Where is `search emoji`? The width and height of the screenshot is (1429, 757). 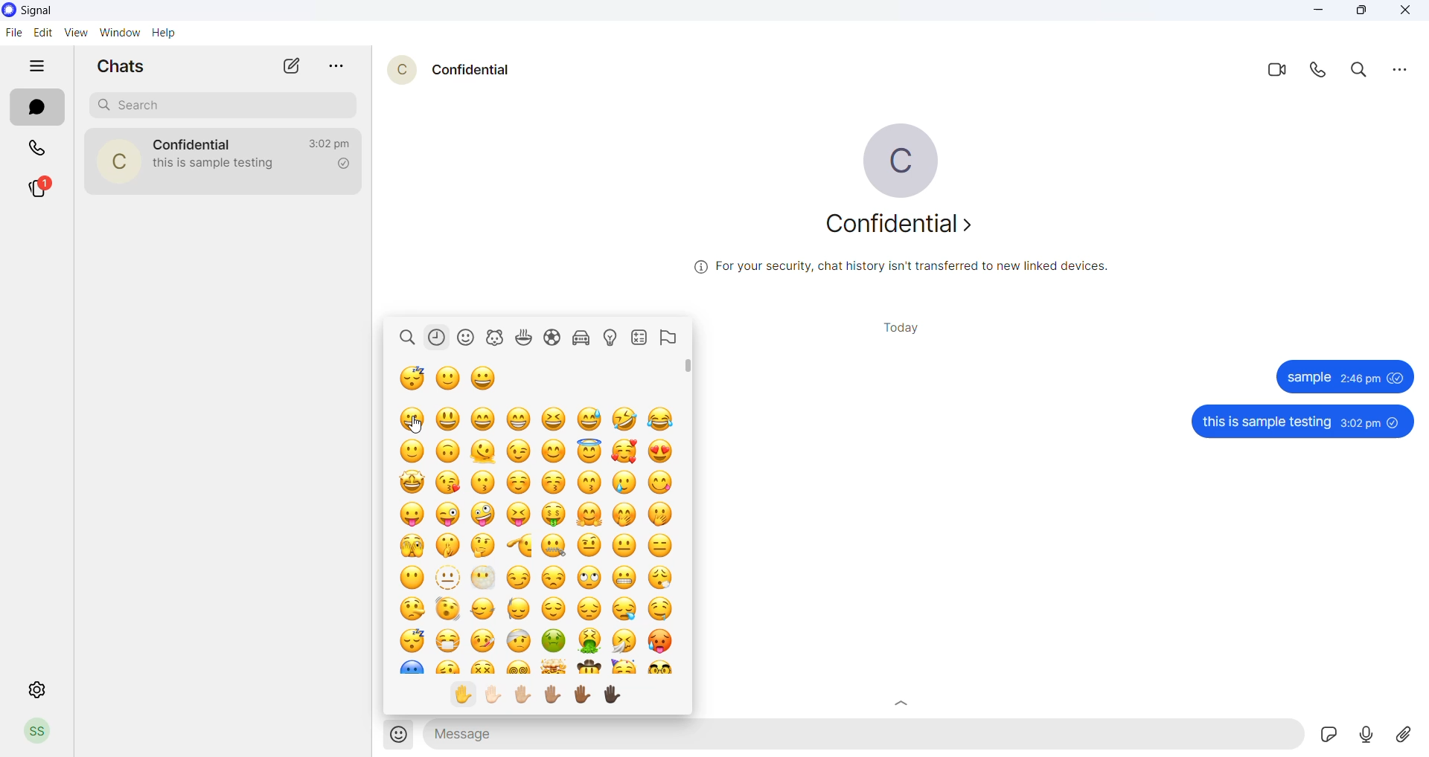
search emoji is located at coordinates (408, 338).